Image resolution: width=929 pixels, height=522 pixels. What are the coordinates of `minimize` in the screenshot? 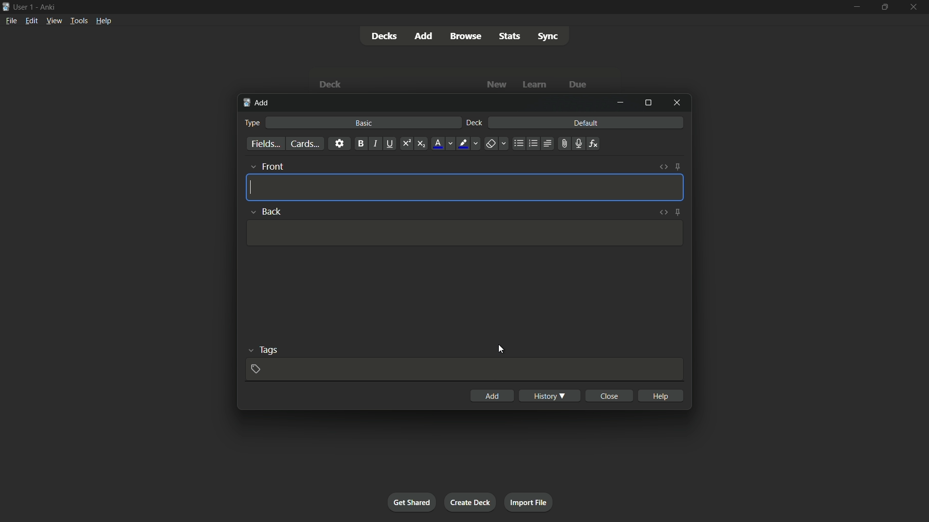 It's located at (856, 7).